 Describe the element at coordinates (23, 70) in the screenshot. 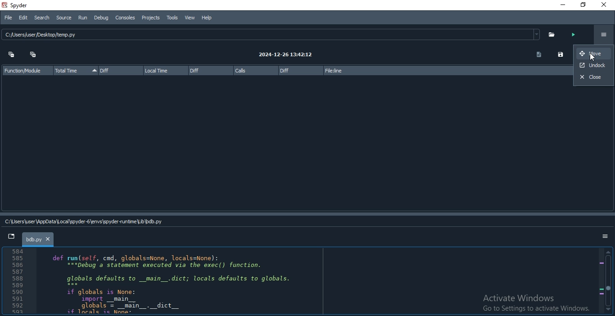

I see `Function Module` at that location.